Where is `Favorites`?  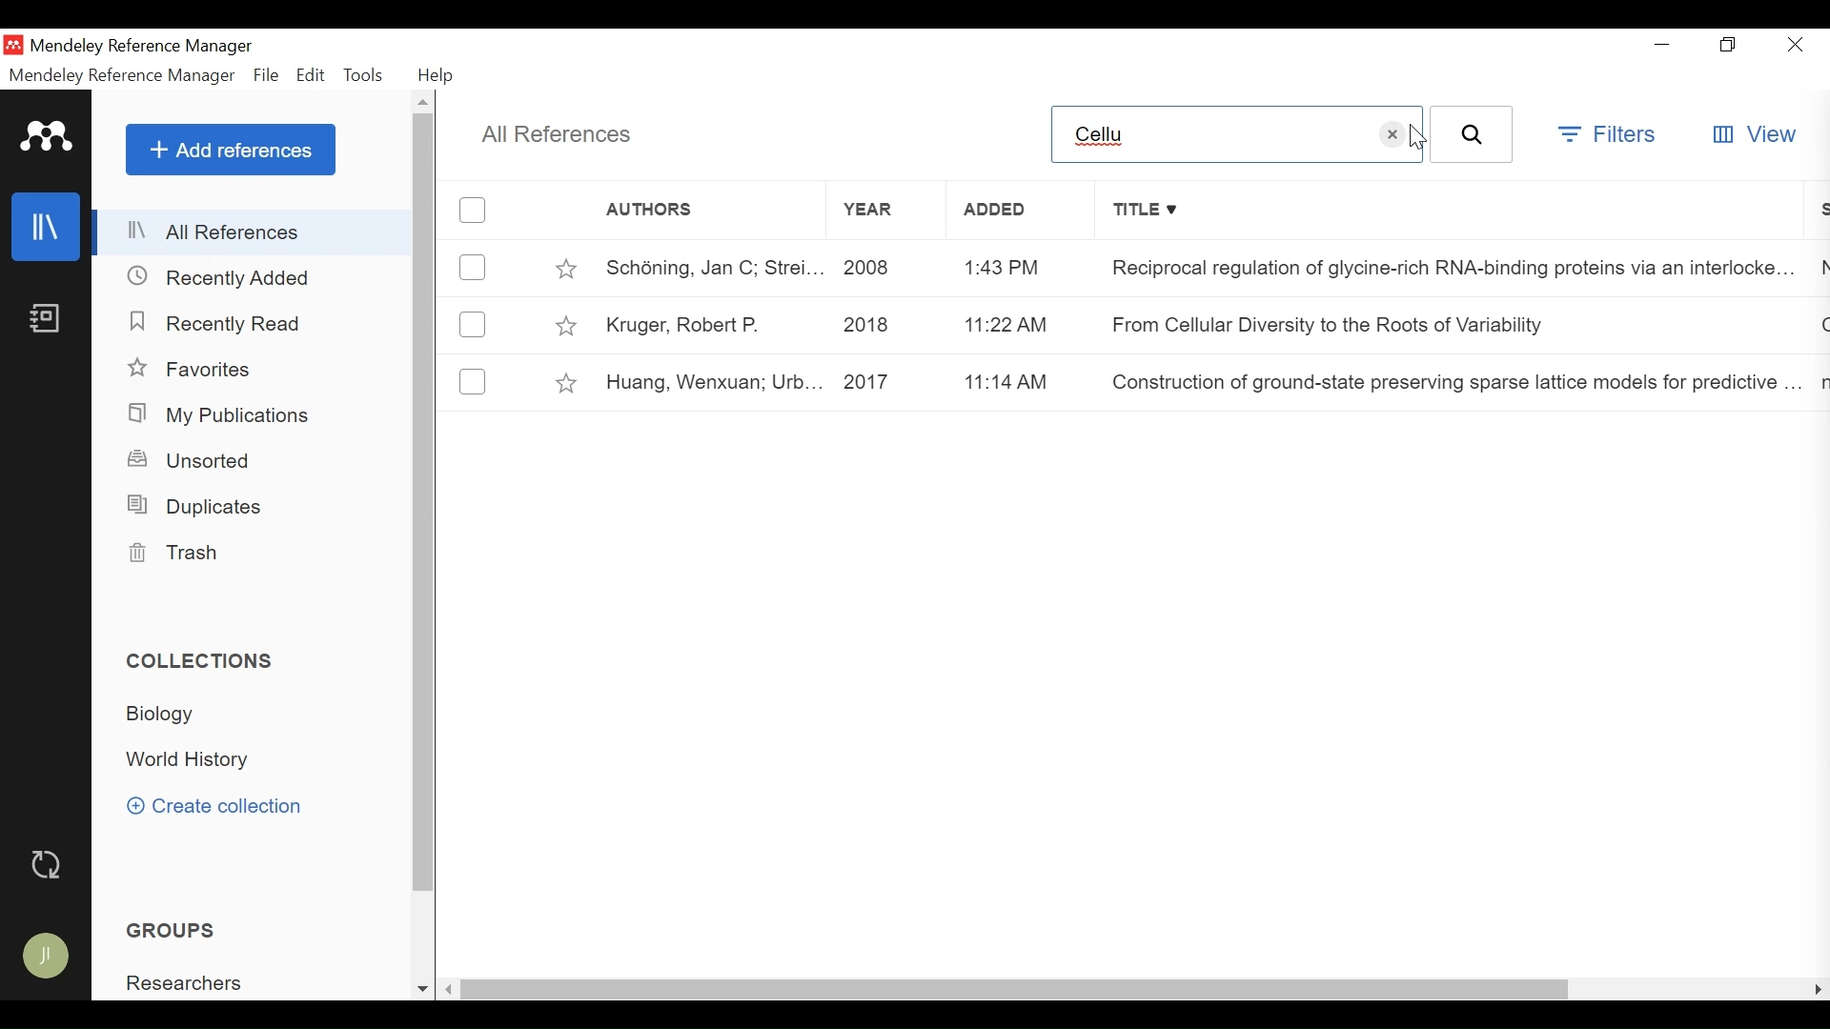 Favorites is located at coordinates (193, 370).